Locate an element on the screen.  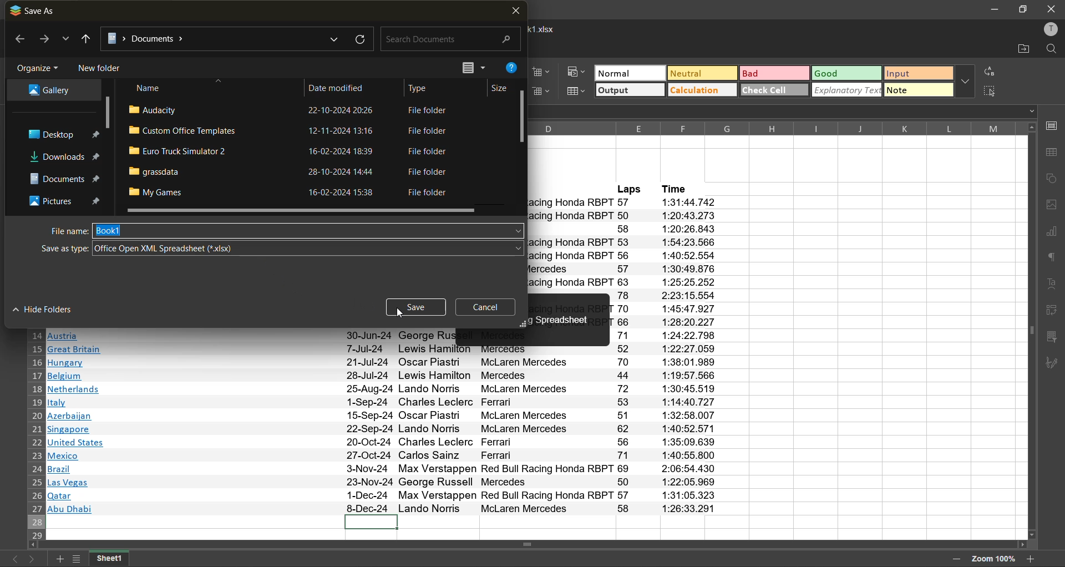
vertical scroll bar is located at coordinates (523, 118).